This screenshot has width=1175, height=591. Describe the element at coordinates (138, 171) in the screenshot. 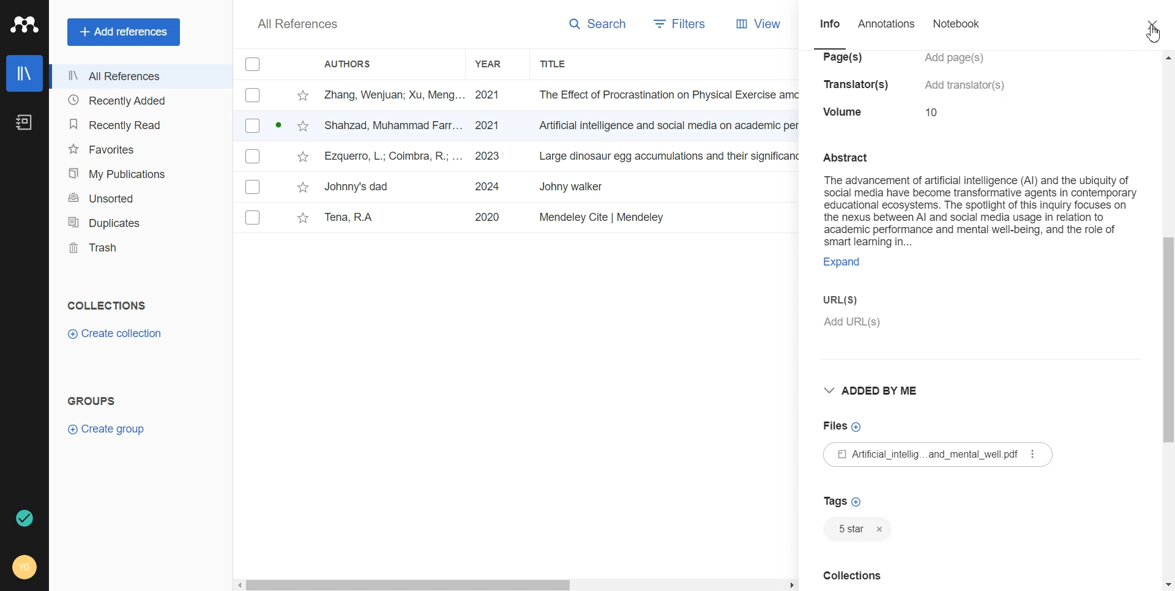

I see `My Publication` at that location.